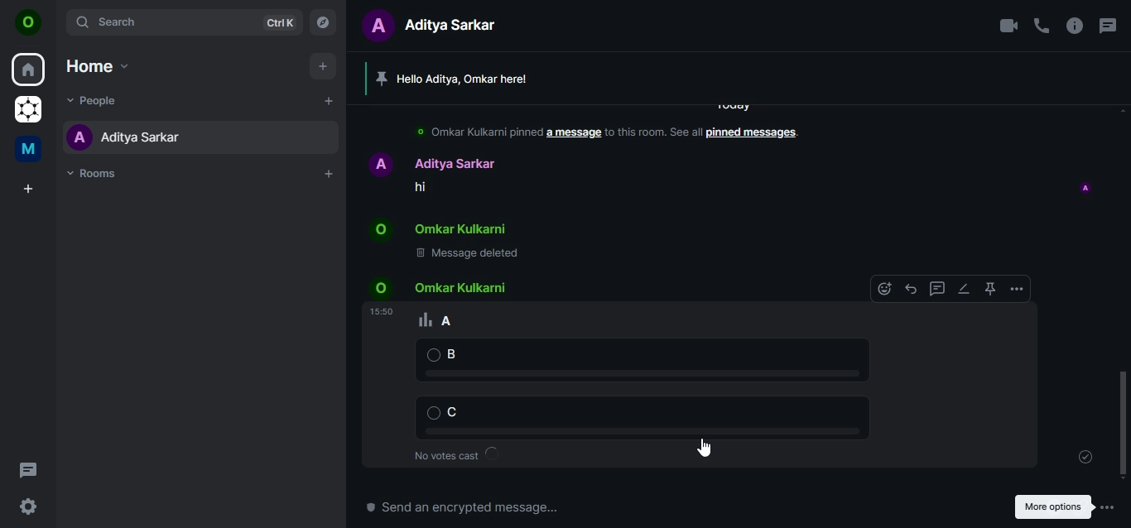 Image resolution: width=1131 pixels, height=528 pixels. Describe the element at coordinates (446, 318) in the screenshot. I see `A` at that location.